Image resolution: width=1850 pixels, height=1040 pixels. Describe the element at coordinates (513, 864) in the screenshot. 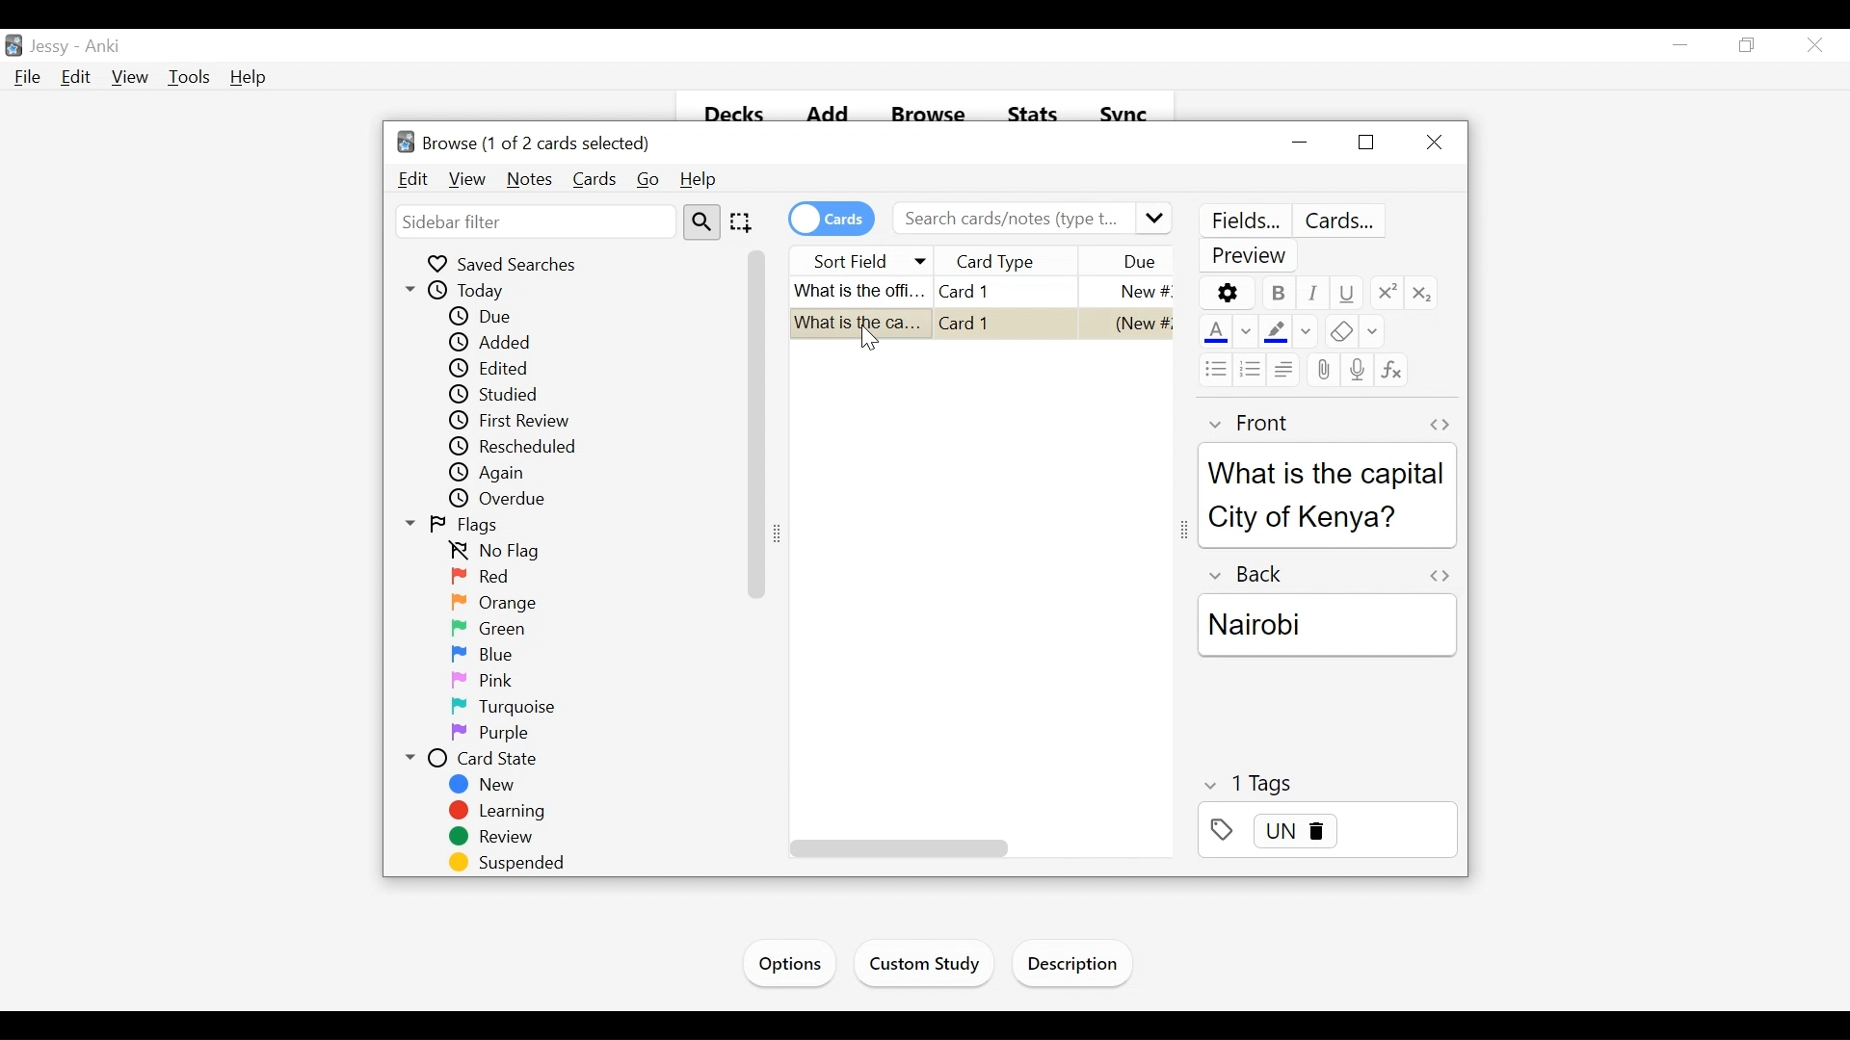

I see `Suspended` at that location.